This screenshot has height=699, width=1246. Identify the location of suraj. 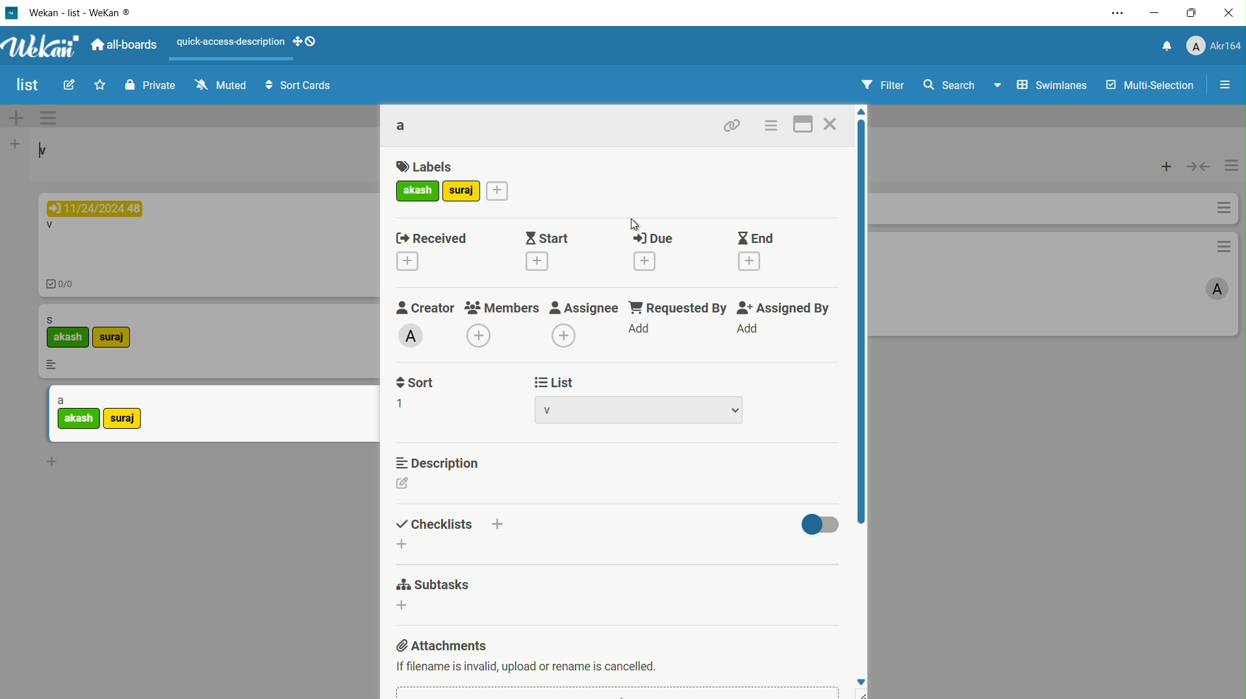
(121, 418).